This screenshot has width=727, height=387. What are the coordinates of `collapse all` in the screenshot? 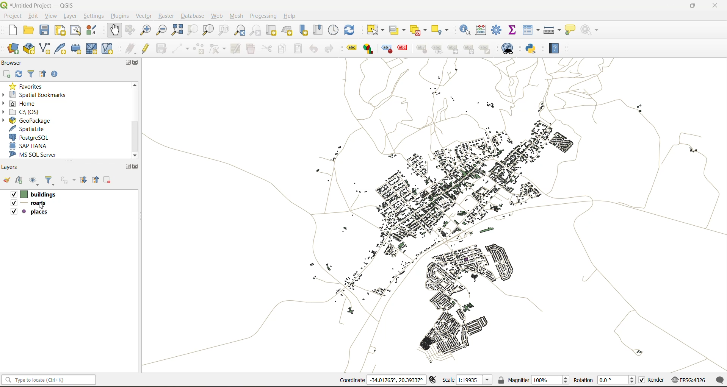 It's located at (43, 74).